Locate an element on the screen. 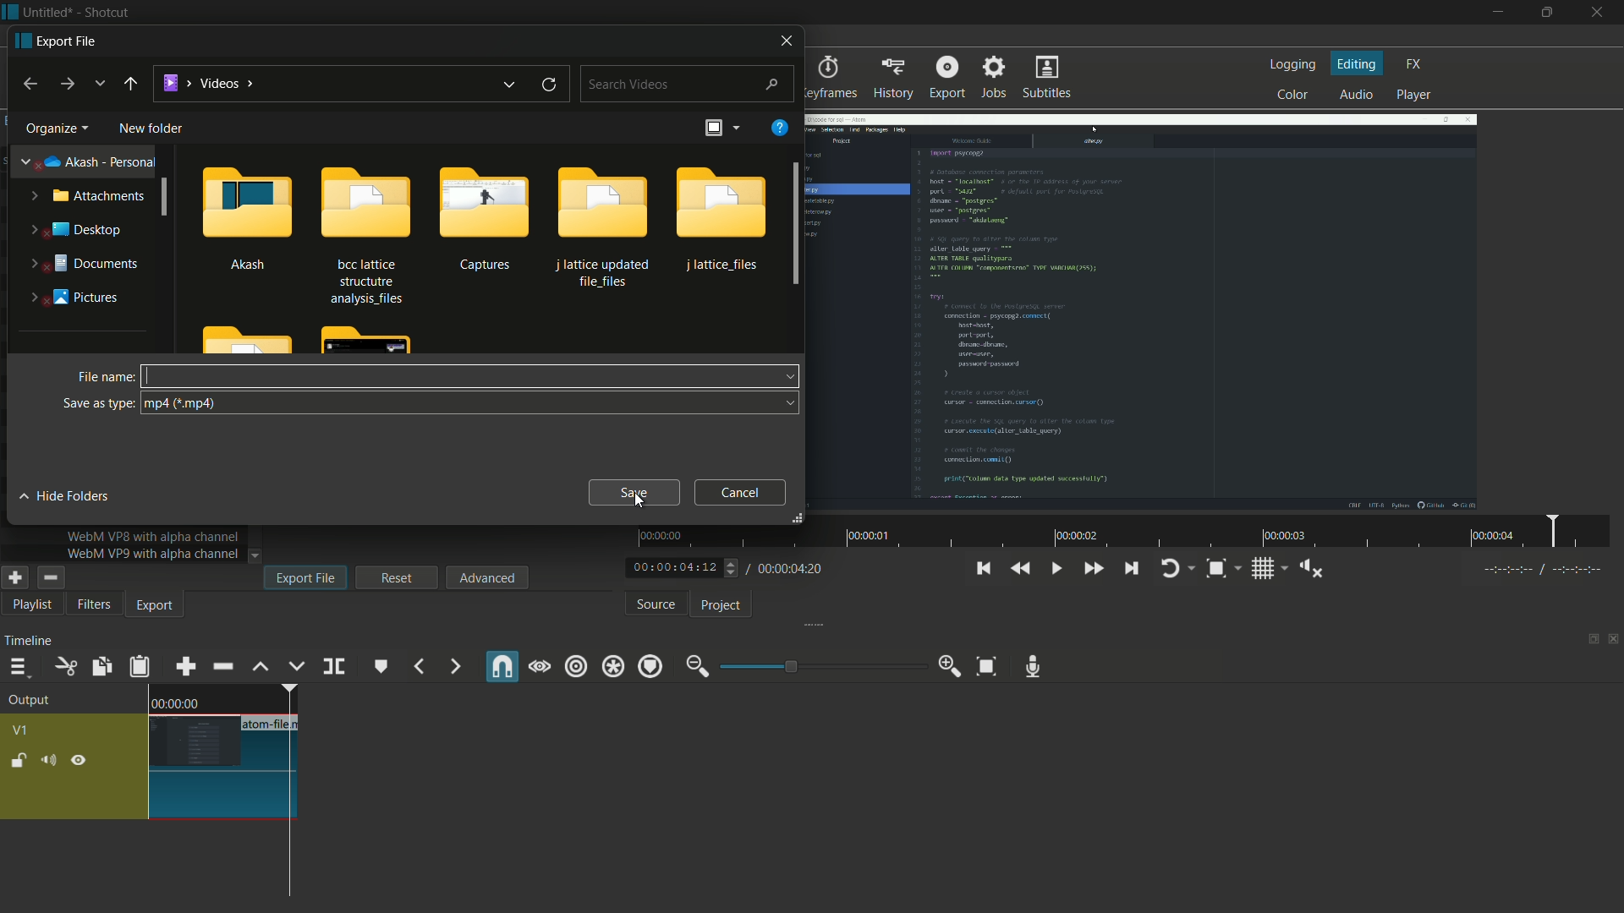 This screenshot has width=1624, height=913. adjustment bar is located at coordinates (821, 666).